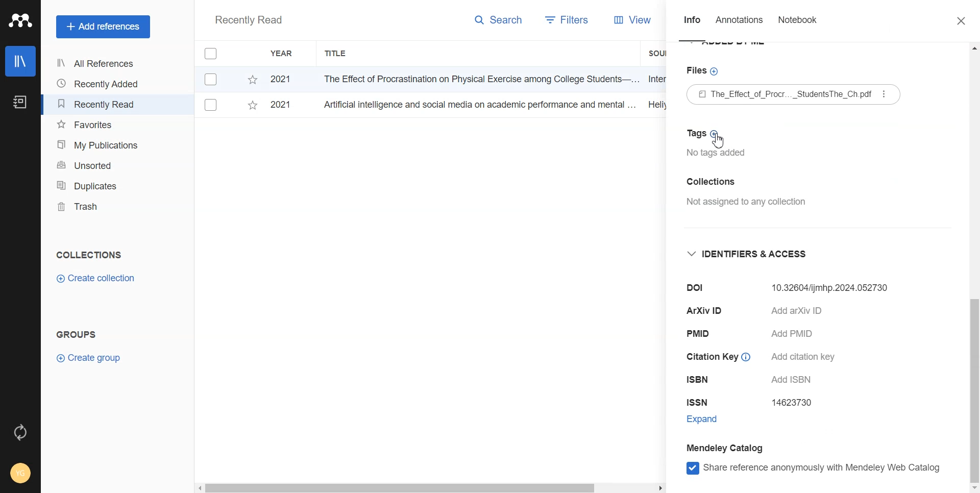 The width and height of the screenshot is (980, 493). Describe the element at coordinates (101, 125) in the screenshot. I see `Favourites` at that location.